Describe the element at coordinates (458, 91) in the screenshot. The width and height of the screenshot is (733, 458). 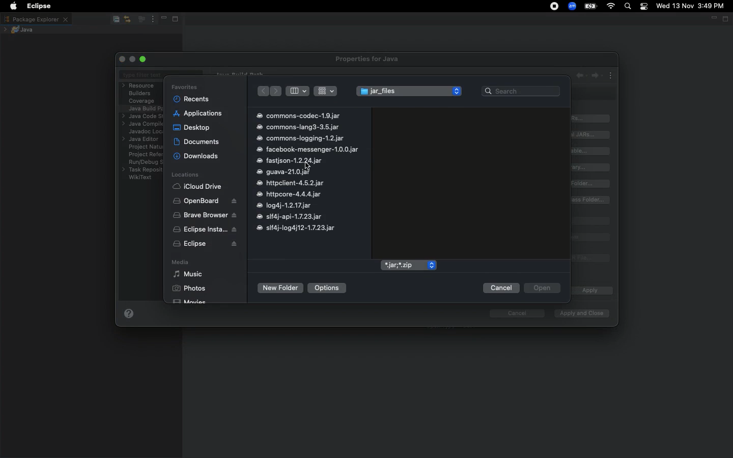
I see `increase/decrease arrows` at that location.